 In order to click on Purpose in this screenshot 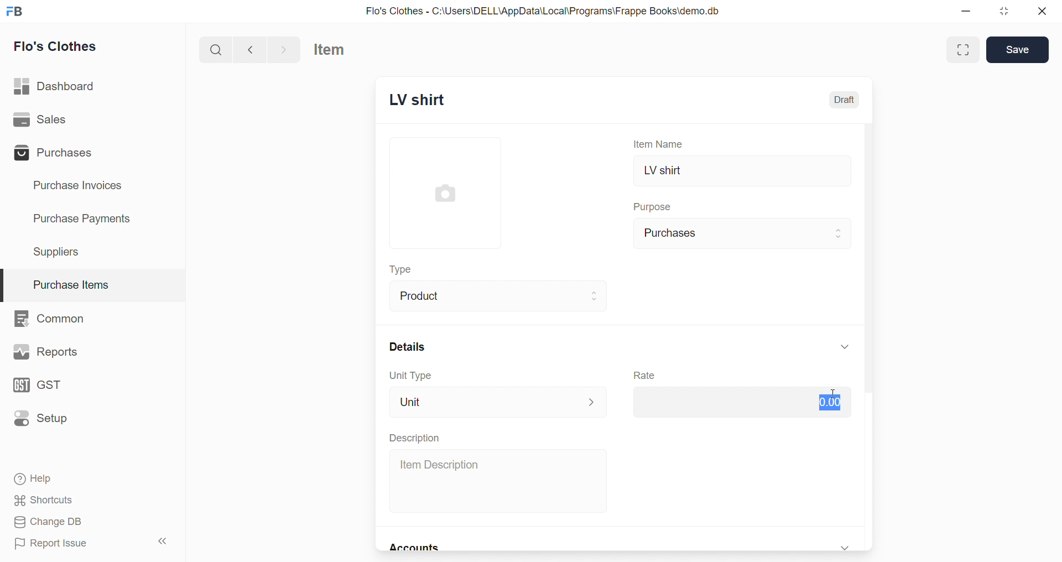, I will do `click(654, 205)`.